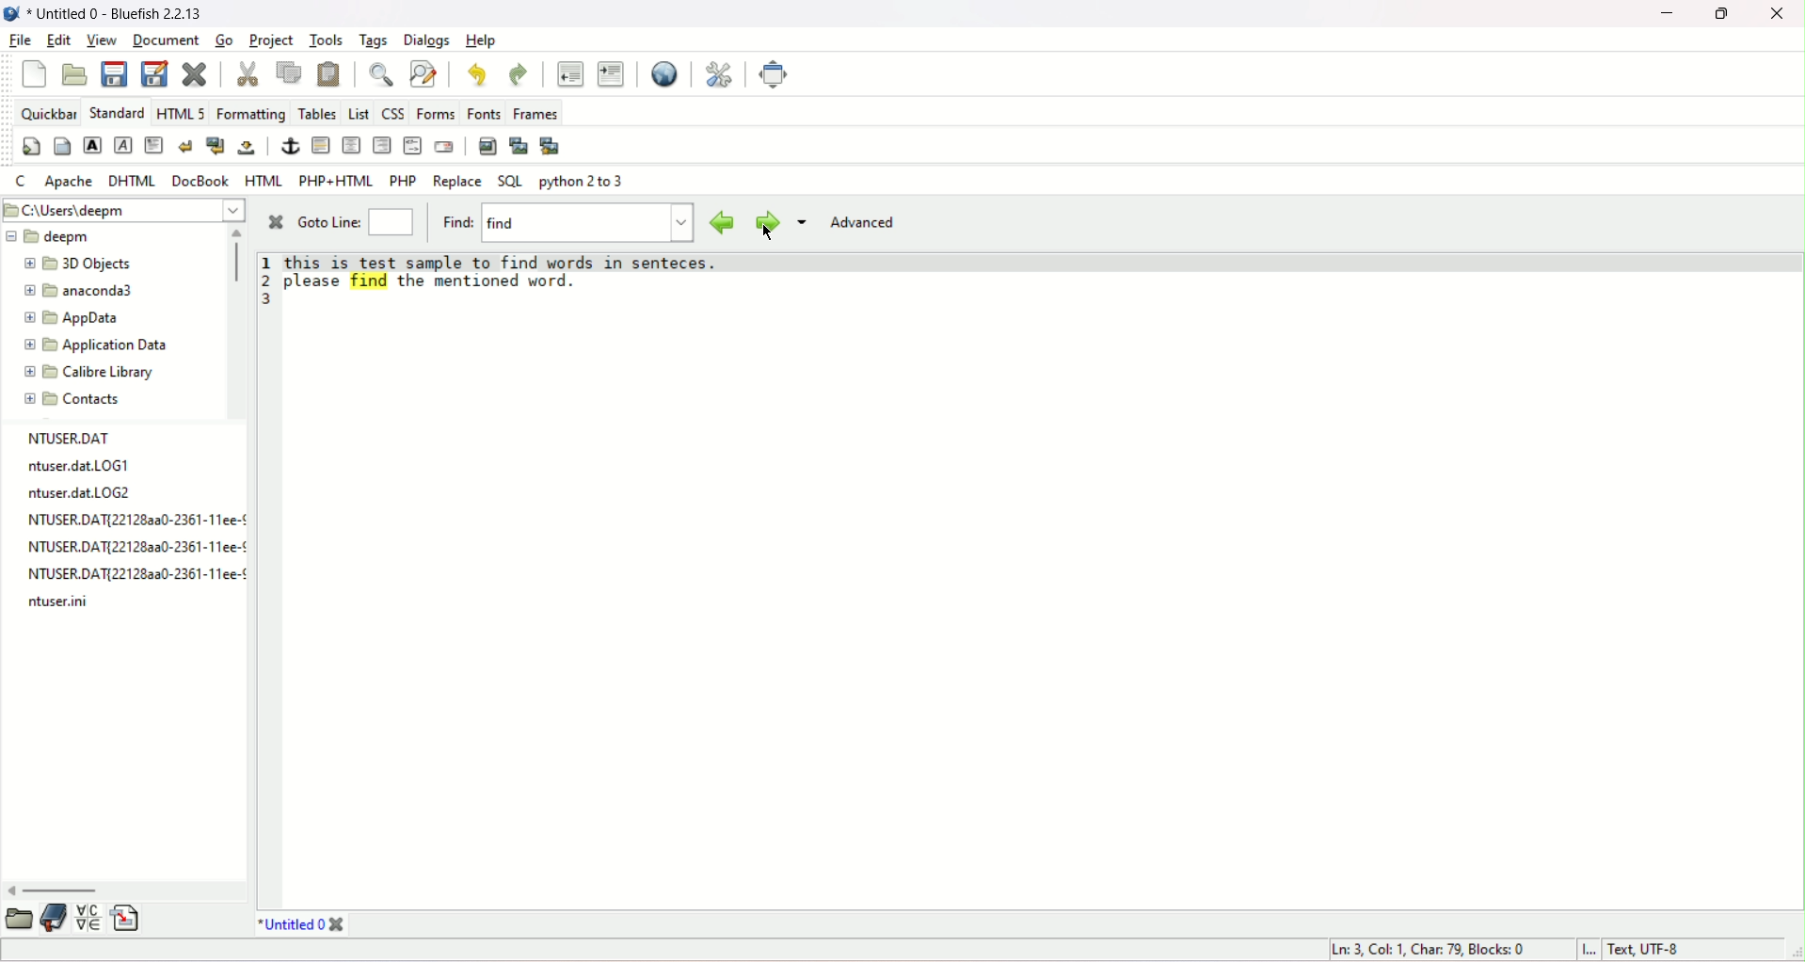 This screenshot has width=1805, height=962. I want to click on PHP+HTML, so click(334, 180).